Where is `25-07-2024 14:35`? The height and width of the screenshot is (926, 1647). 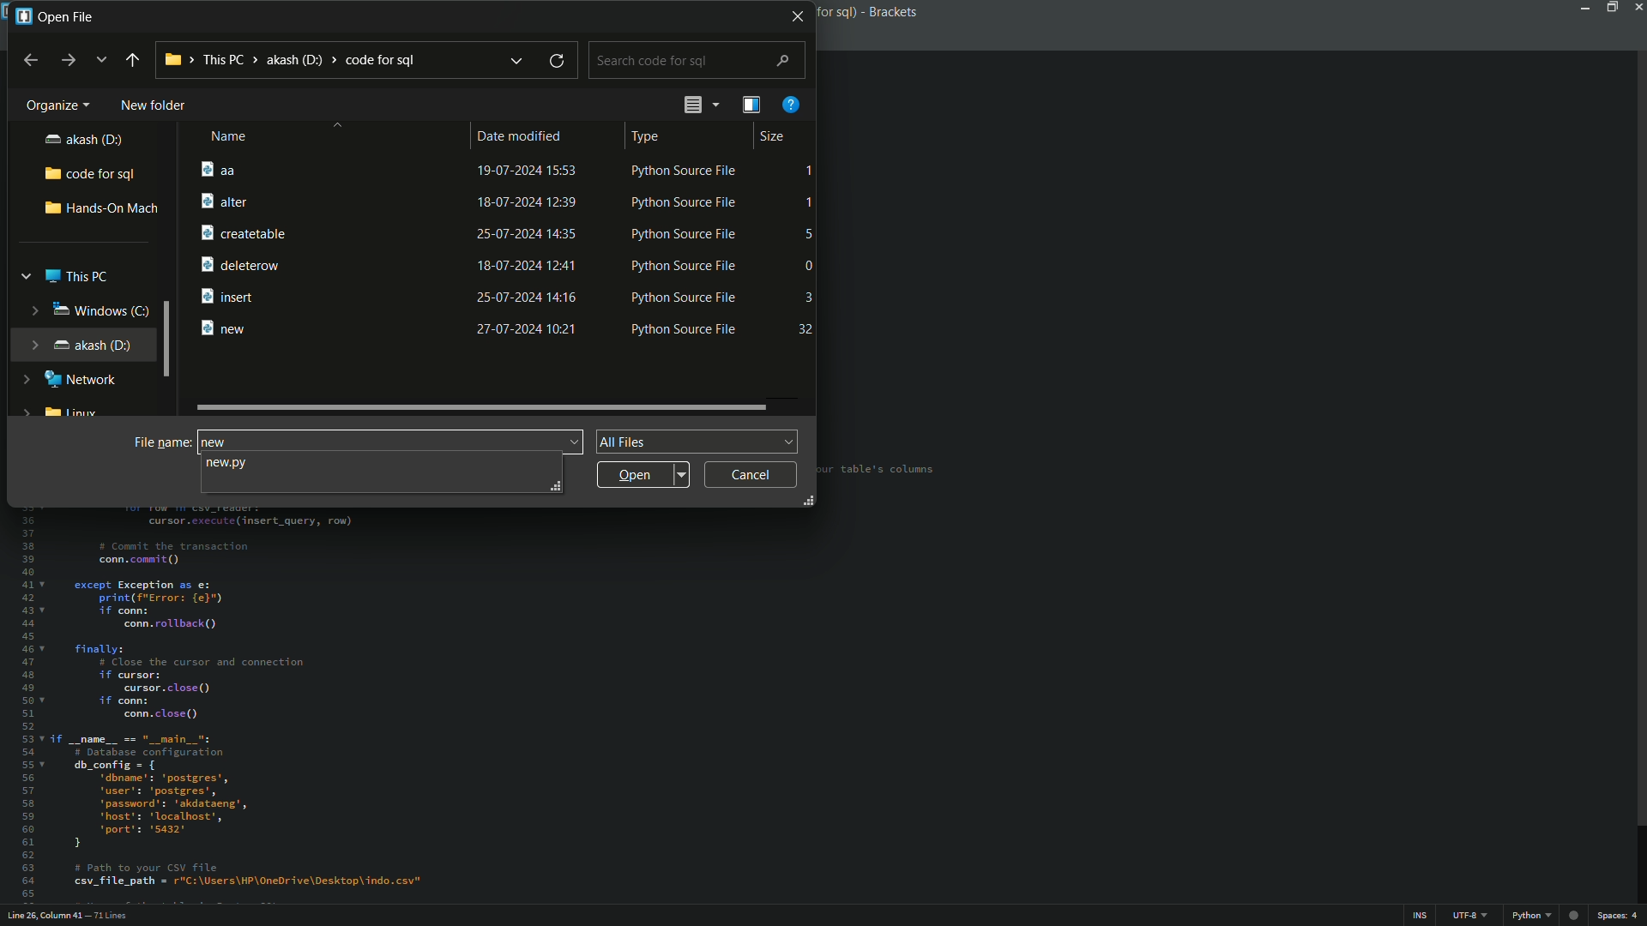 25-07-2024 14:35 is located at coordinates (527, 234).